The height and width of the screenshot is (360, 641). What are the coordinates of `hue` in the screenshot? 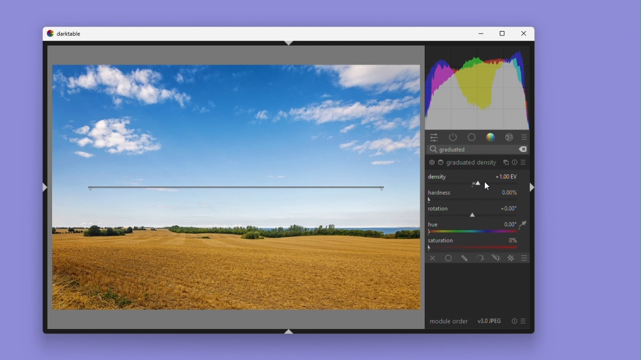 It's located at (433, 224).